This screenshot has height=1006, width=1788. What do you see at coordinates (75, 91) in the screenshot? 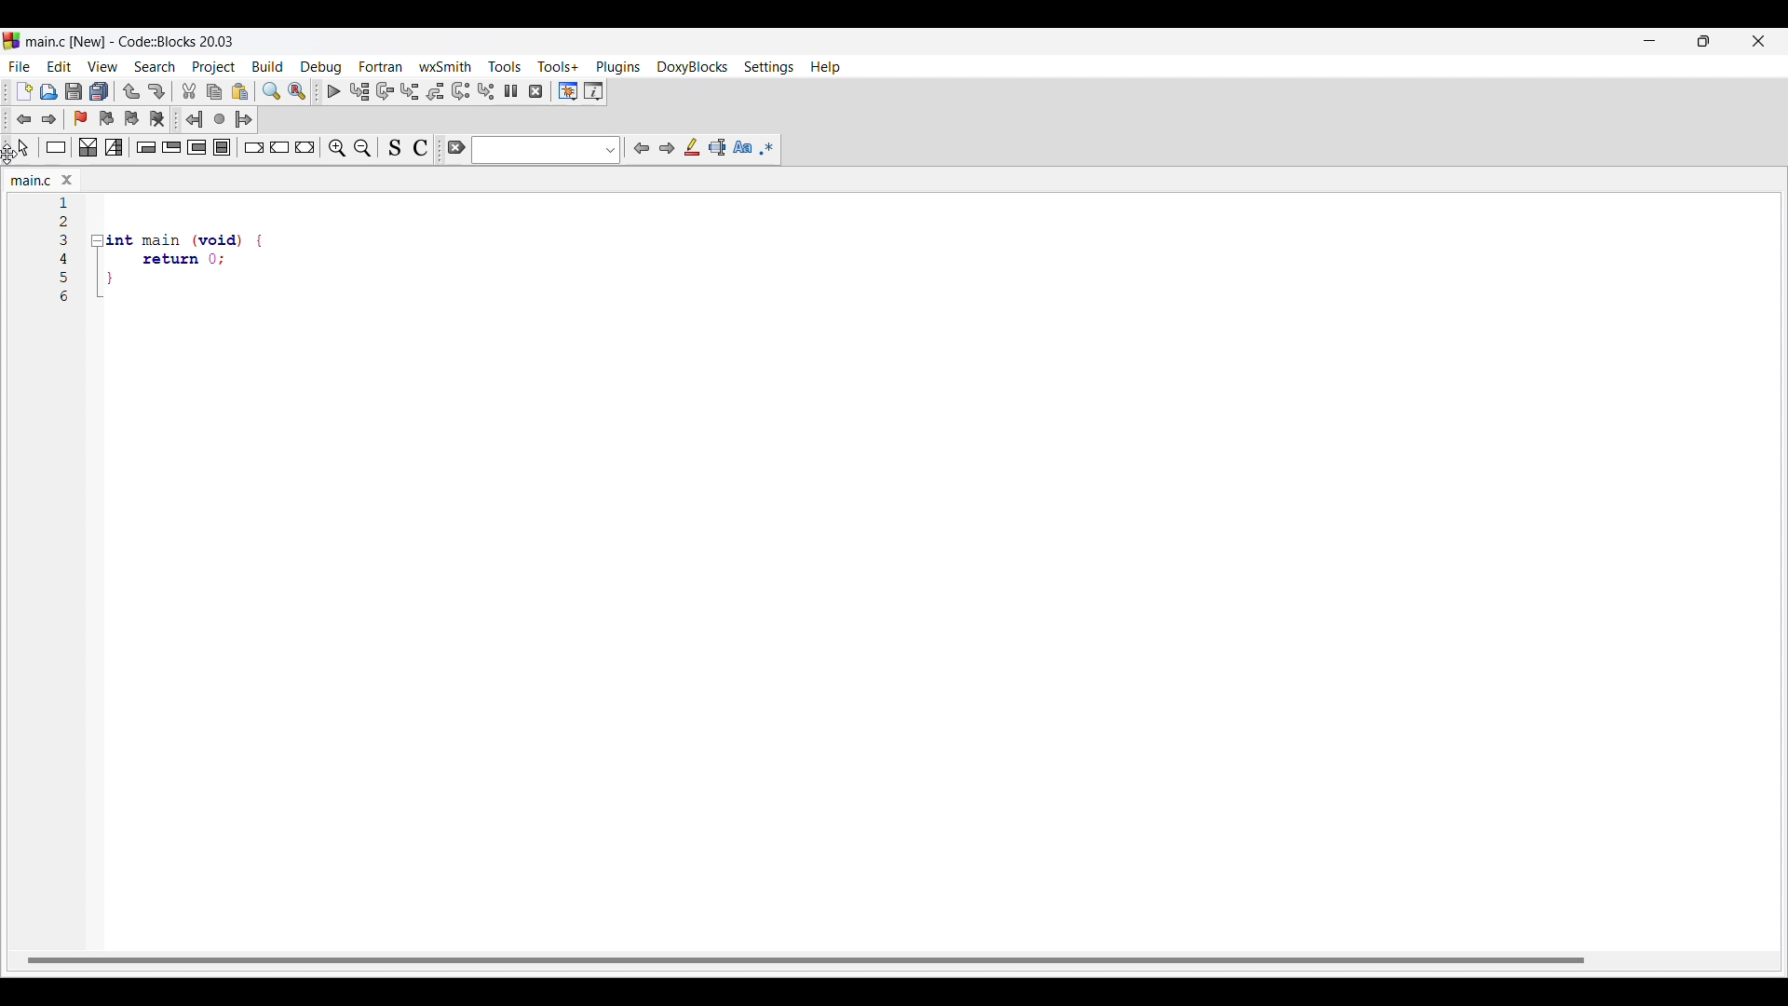
I see `Save` at bounding box center [75, 91].